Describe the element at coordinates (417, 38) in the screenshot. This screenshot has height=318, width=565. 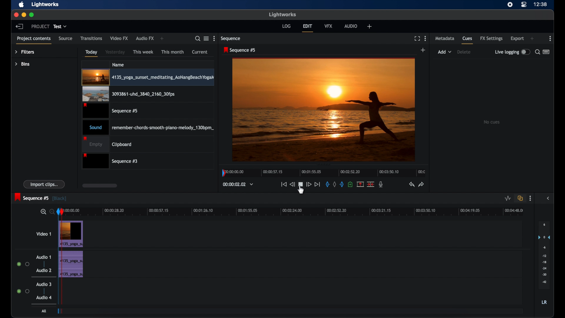
I see `full screen` at that location.